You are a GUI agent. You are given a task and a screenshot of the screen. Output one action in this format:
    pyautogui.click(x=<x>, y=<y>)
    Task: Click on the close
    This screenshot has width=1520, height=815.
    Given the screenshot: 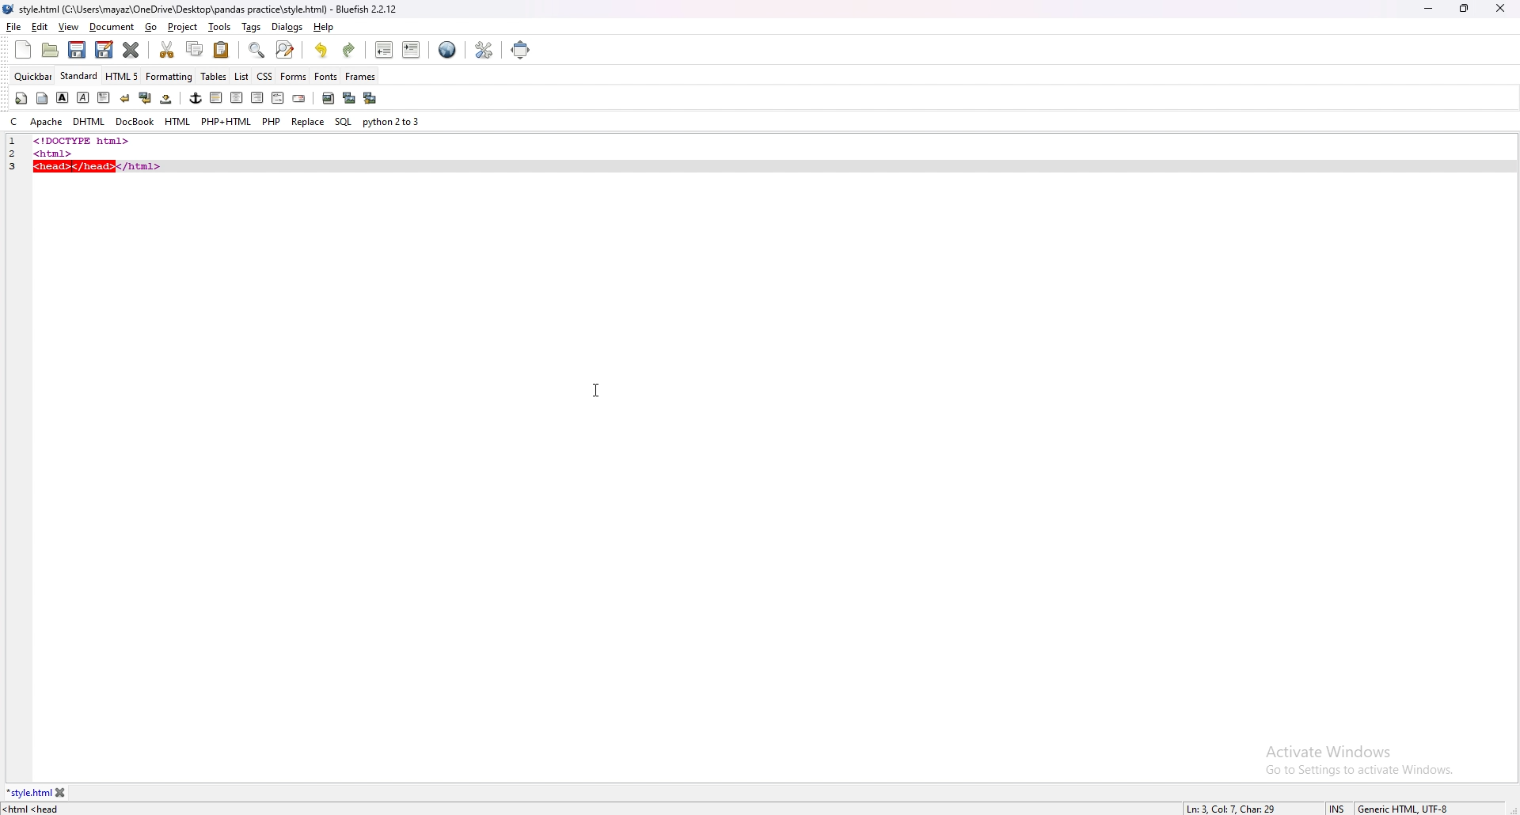 What is the action you would take?
    pyautogui.click(x=1500, y=8)
    